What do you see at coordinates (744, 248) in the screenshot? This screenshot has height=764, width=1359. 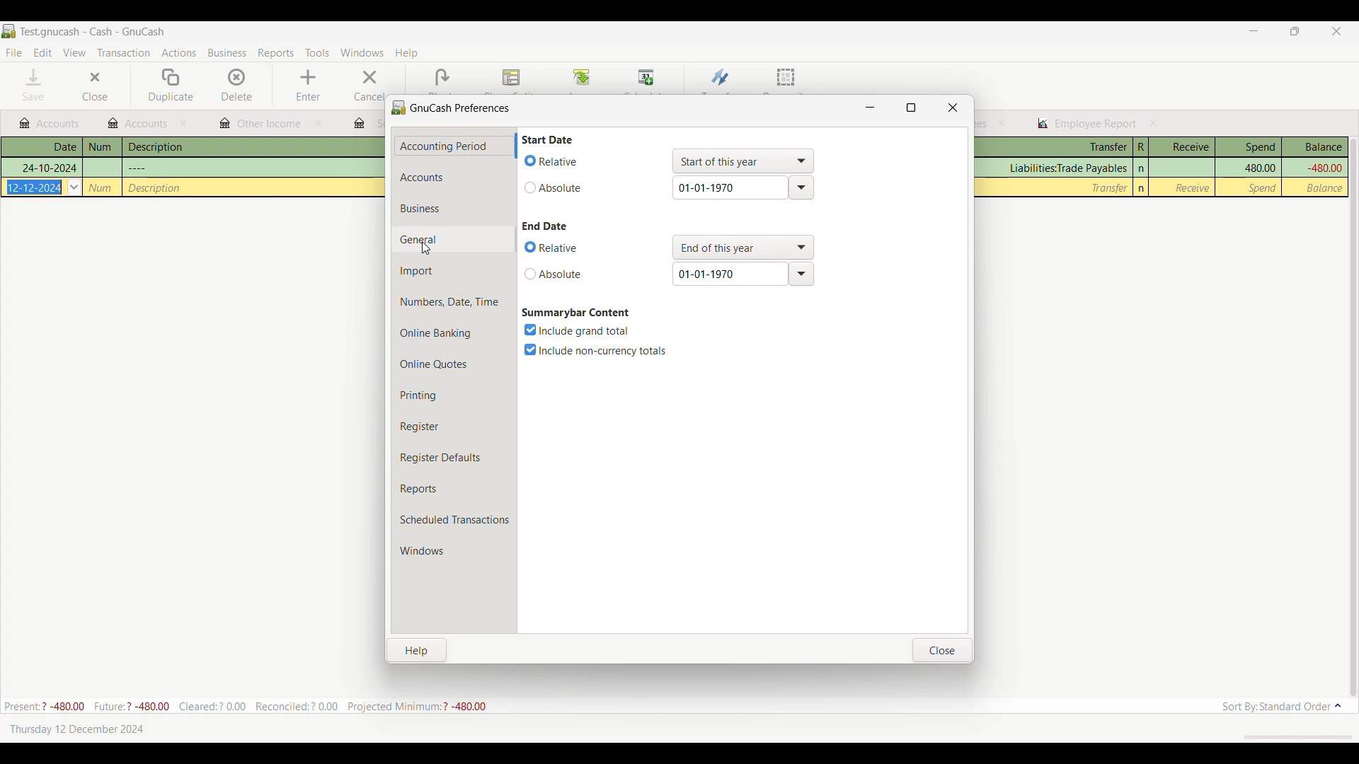 I see `Click to see respective options` at bounding box center [744, 248].